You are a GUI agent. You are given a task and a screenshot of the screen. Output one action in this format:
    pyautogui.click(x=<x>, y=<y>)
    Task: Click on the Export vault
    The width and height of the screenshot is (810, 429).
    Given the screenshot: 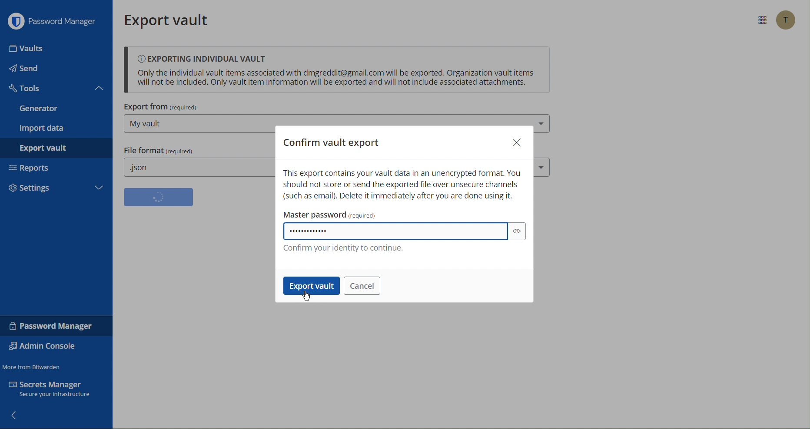 What is the action you would take?
    pyautogui.click(x=171, y=20)
    